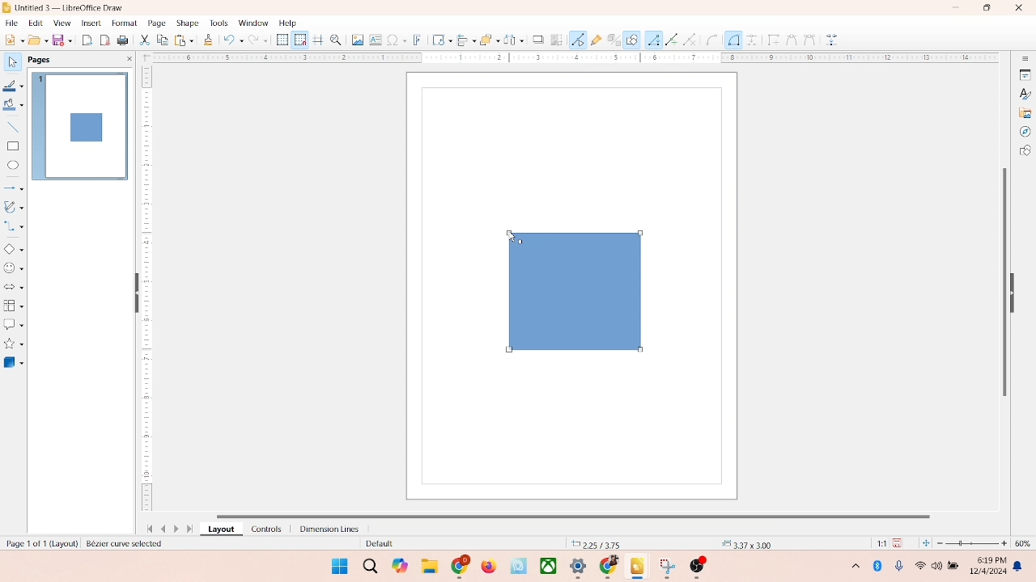 The height and width of the screenshot is (582, 1036). I want to click on Cut tool, so click(788, 39).